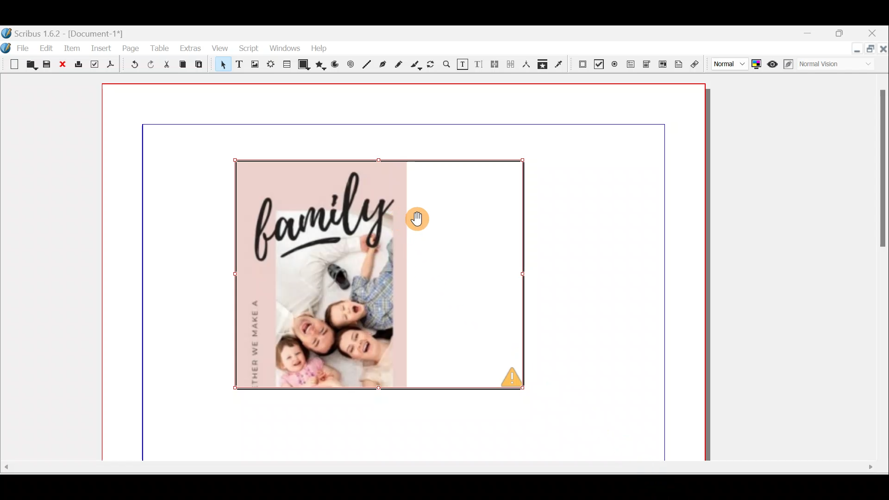 The height and width of the screenshot is (500, 889). What do you see at coordinates (367, 65) in the screenshot?
I see `Line` at bounding box center [367, 65].